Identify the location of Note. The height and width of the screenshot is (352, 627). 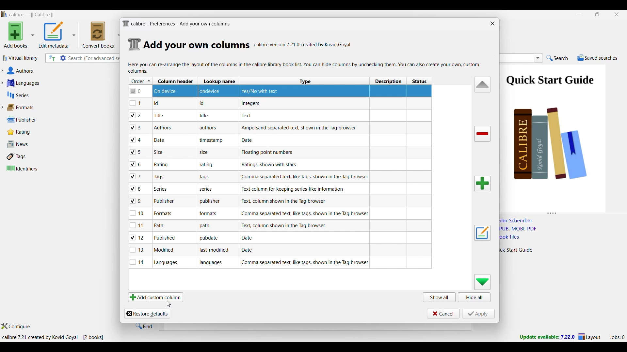
(166, 250).